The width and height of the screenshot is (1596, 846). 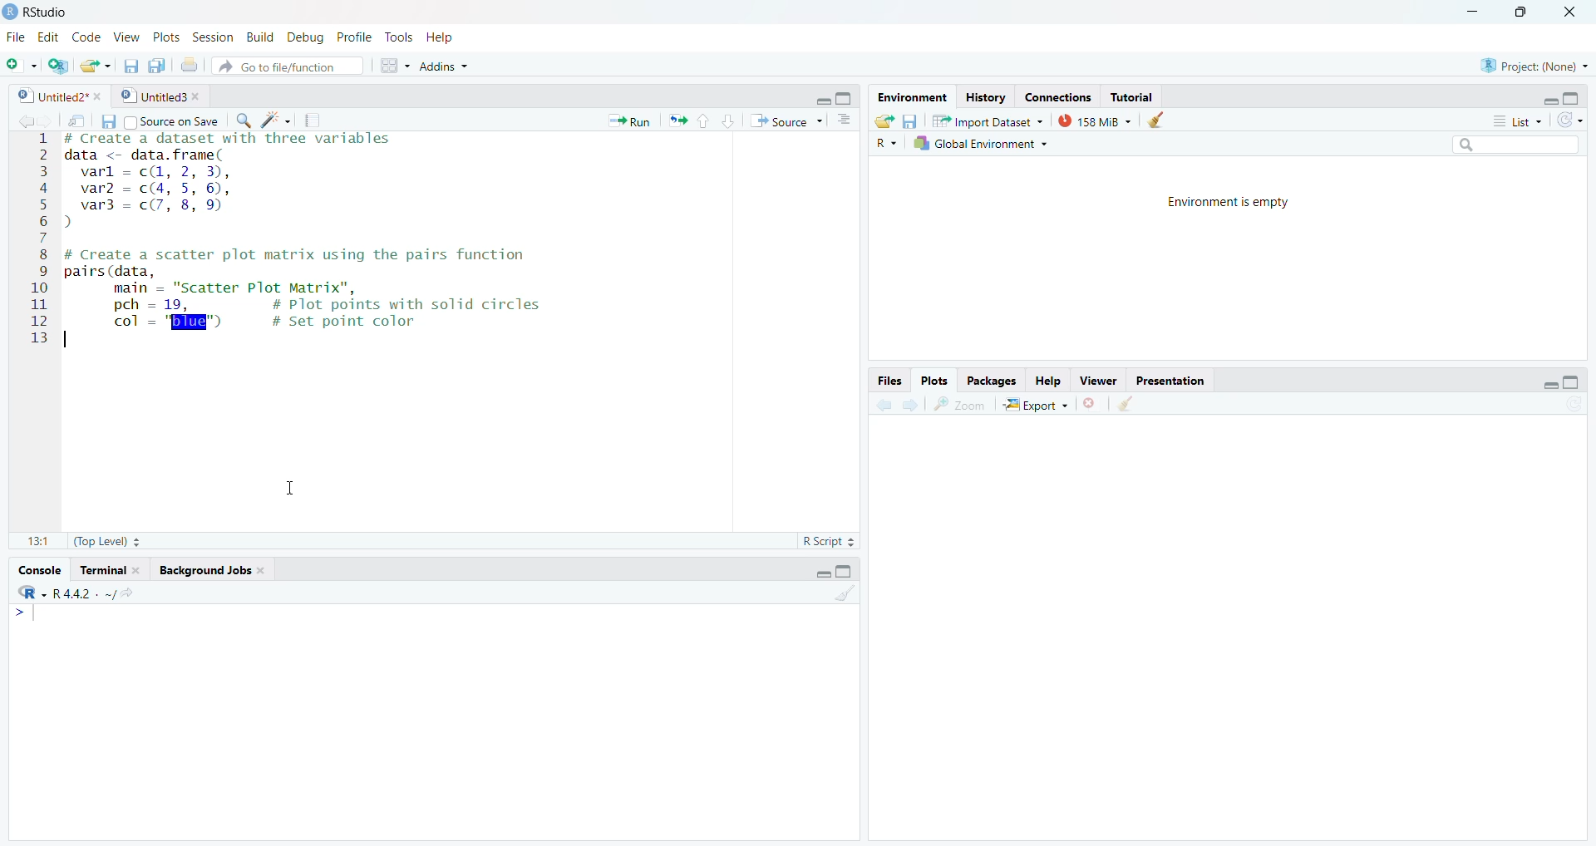 I want to click on Minimize/Maximize, so click(x=837, y=96).